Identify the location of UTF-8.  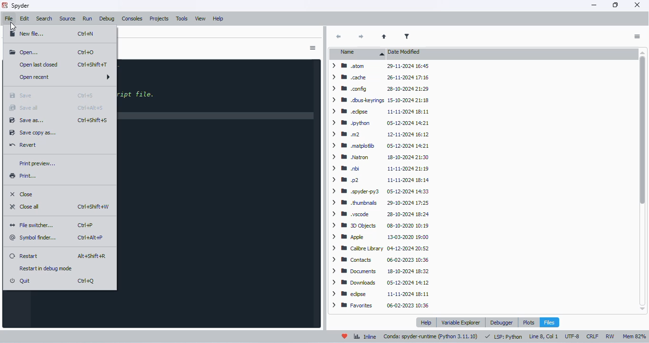
(573, 337).